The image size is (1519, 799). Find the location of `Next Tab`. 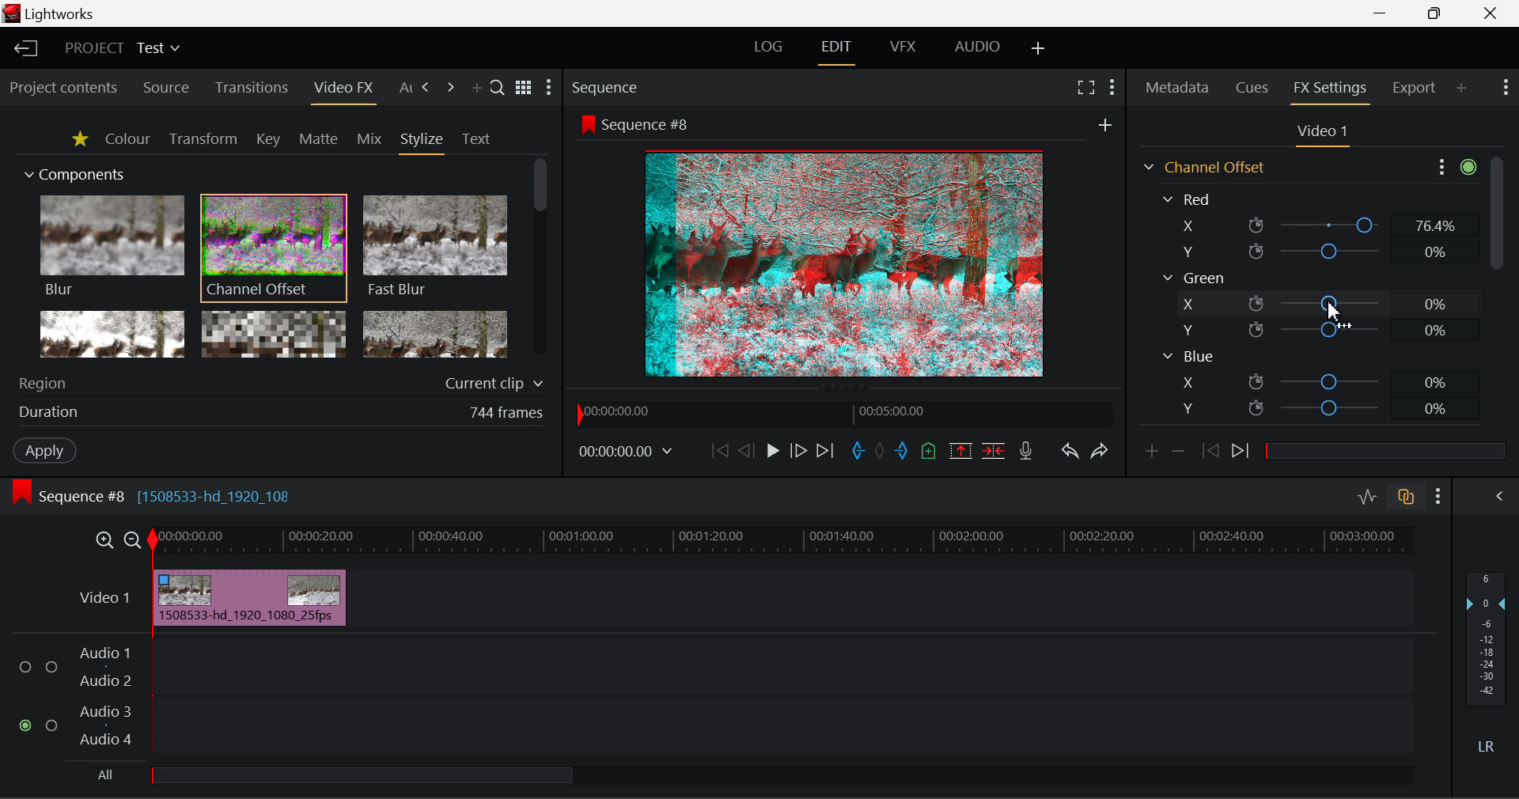

Next Tab is located at coordinates (427, 88).